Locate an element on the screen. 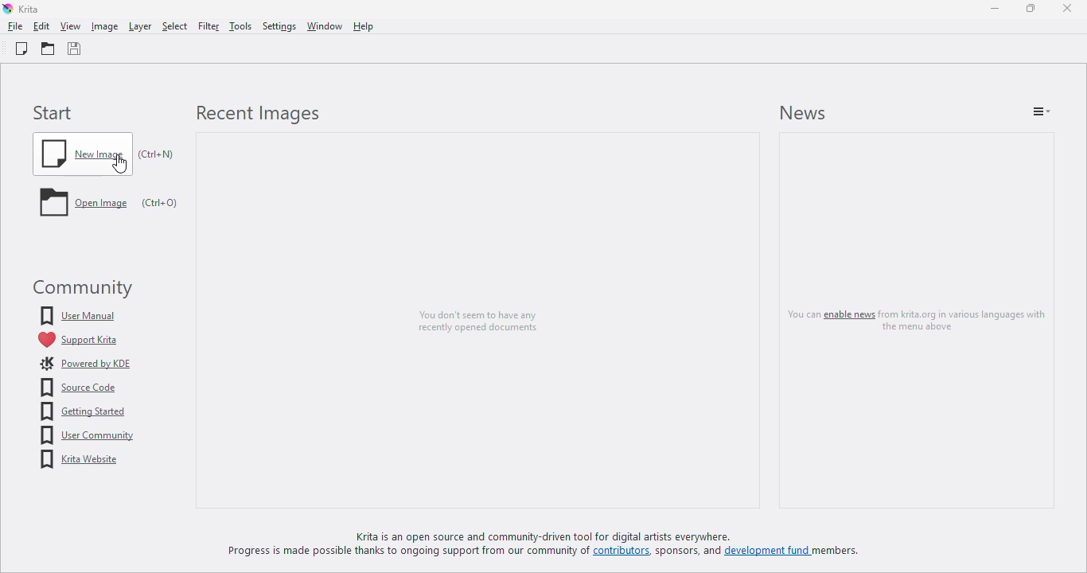 The height and width of the screenshot is (573, 1087). window is located at coordinates (323, 26).